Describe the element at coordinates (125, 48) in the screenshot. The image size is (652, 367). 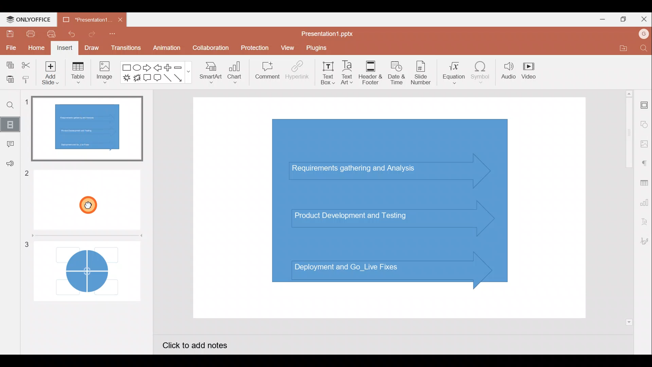
I see `Transitions` at that location.